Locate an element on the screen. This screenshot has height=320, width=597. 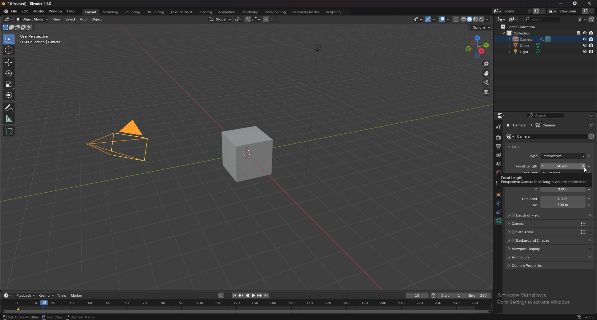
disable in renders is located at coordinates (592, 33).